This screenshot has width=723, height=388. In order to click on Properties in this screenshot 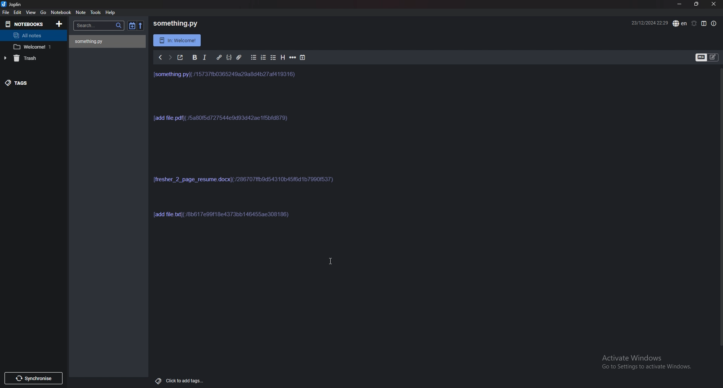, I will do `click(715, 24)`.